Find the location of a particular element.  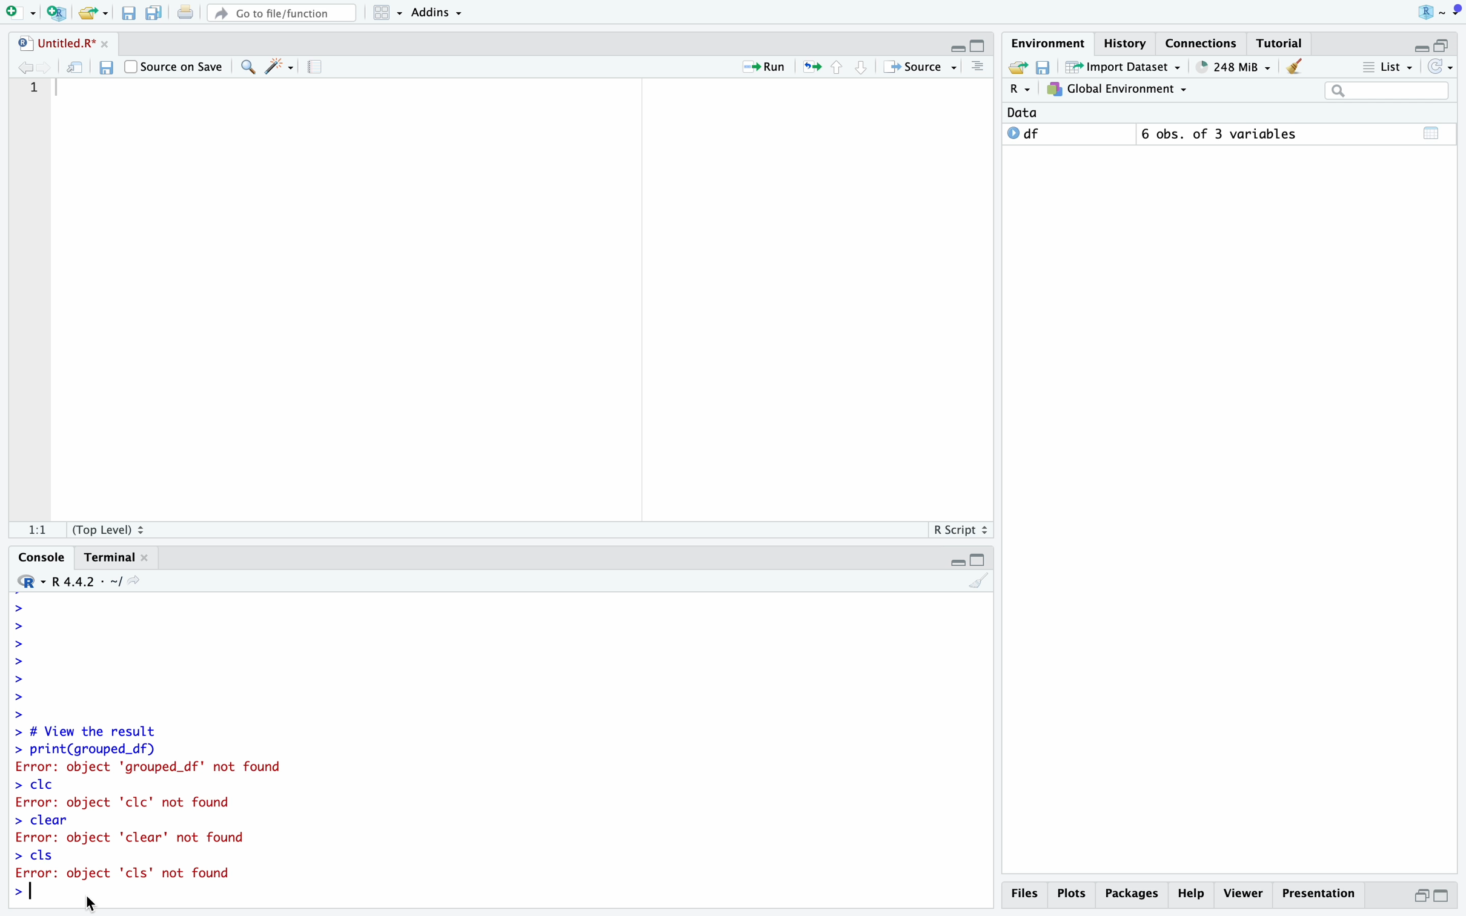

Go to previous section is located at coordinates (837, 65).